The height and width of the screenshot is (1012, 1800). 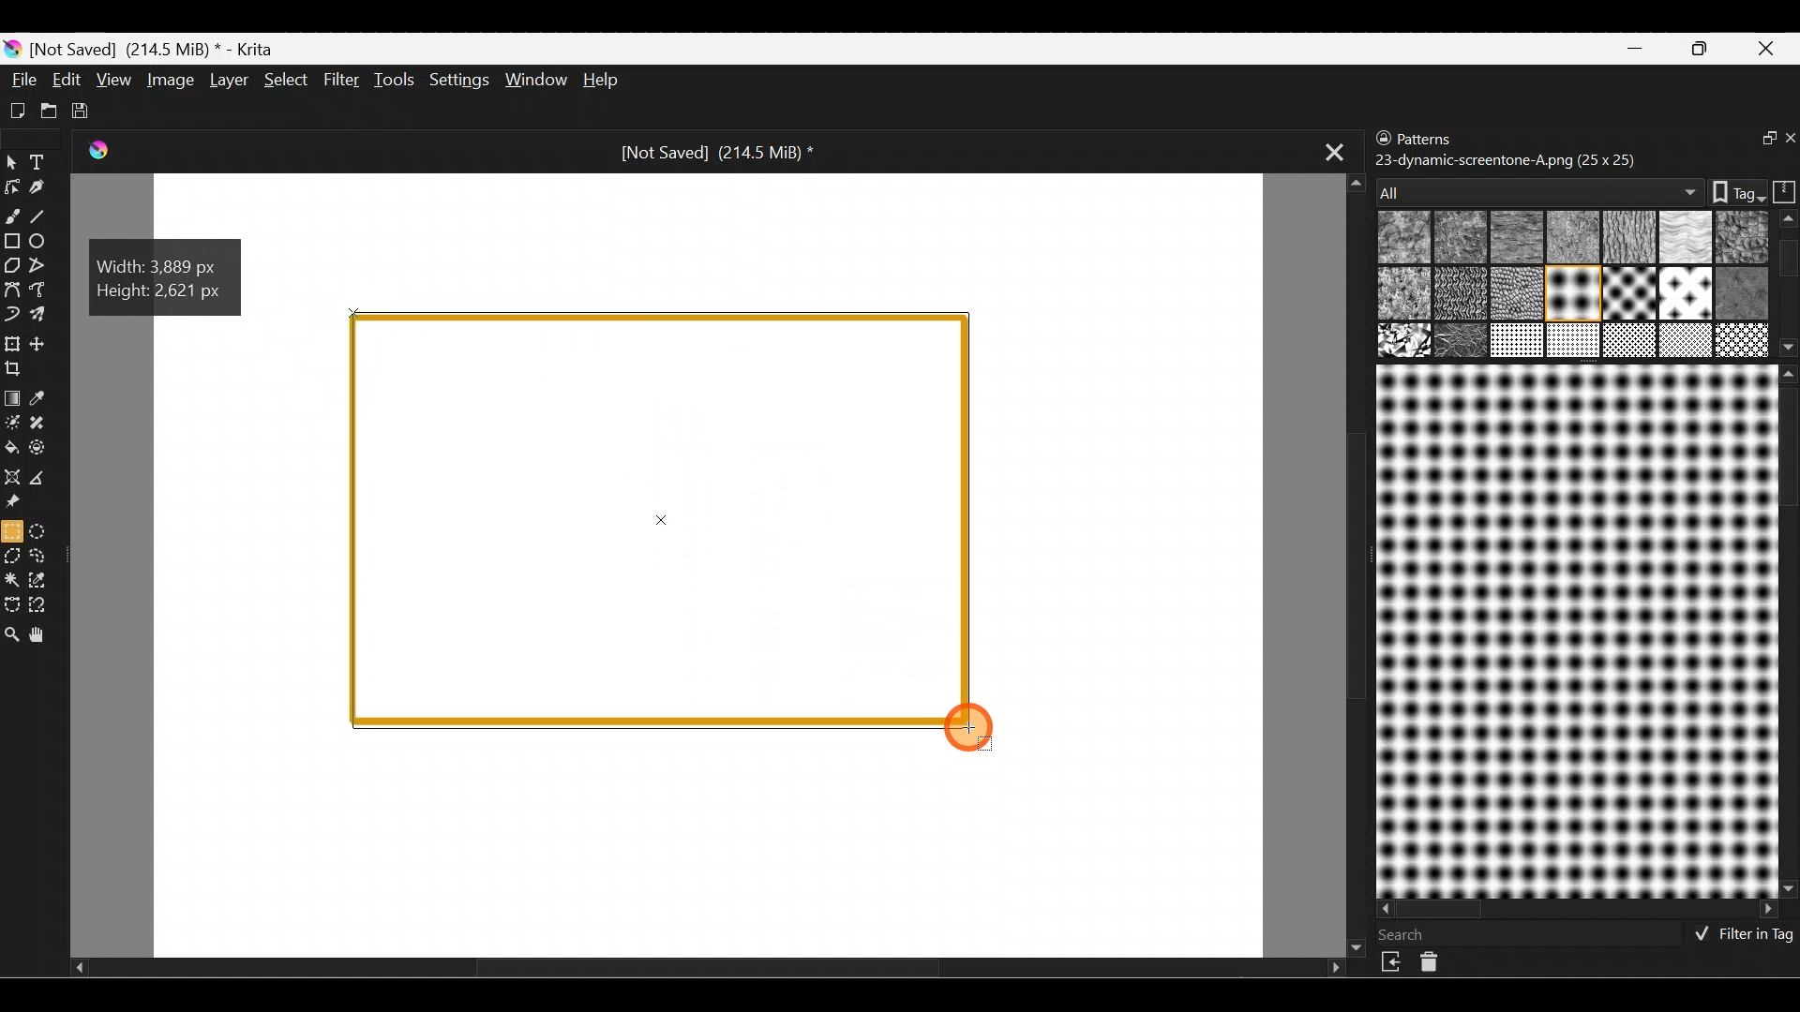 What do you see at coordinates (41, 290) in the screenshot?
I see `Freehand path tool` at bounding box center [41, 290].